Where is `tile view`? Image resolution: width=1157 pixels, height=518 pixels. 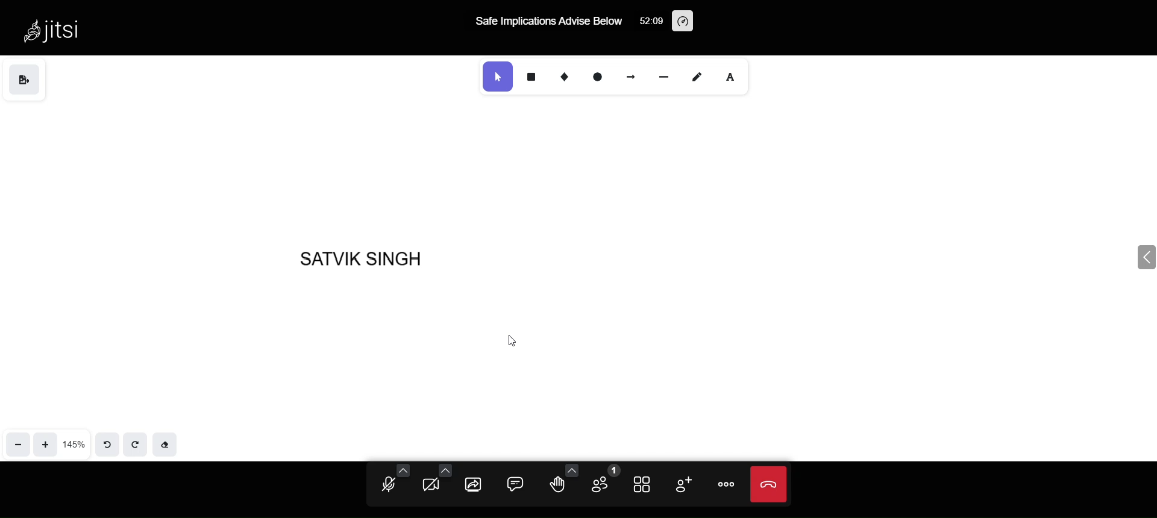
tile view is located at coordinates (645, 486).